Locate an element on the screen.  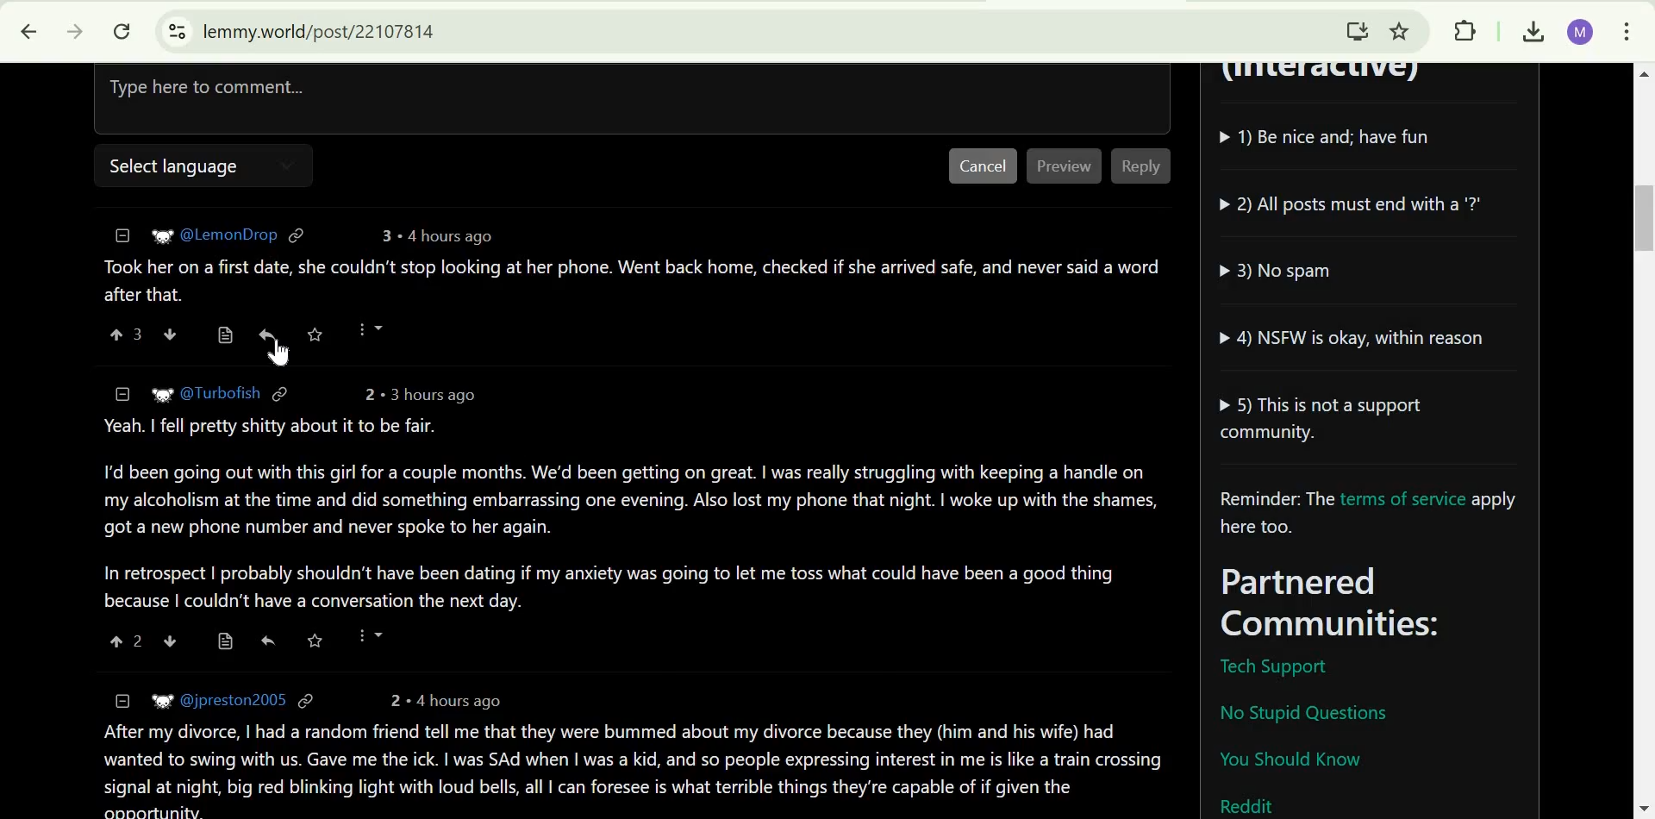
Cancel is located at coordinates (982, 167).